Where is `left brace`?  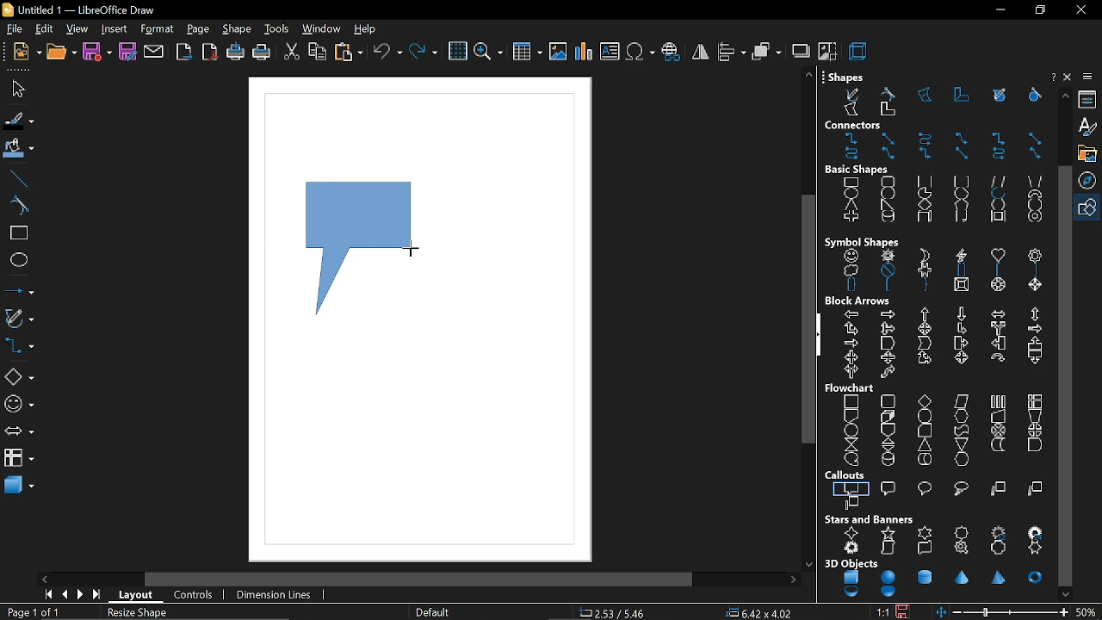
left brace is located at coordinates (887, 285).